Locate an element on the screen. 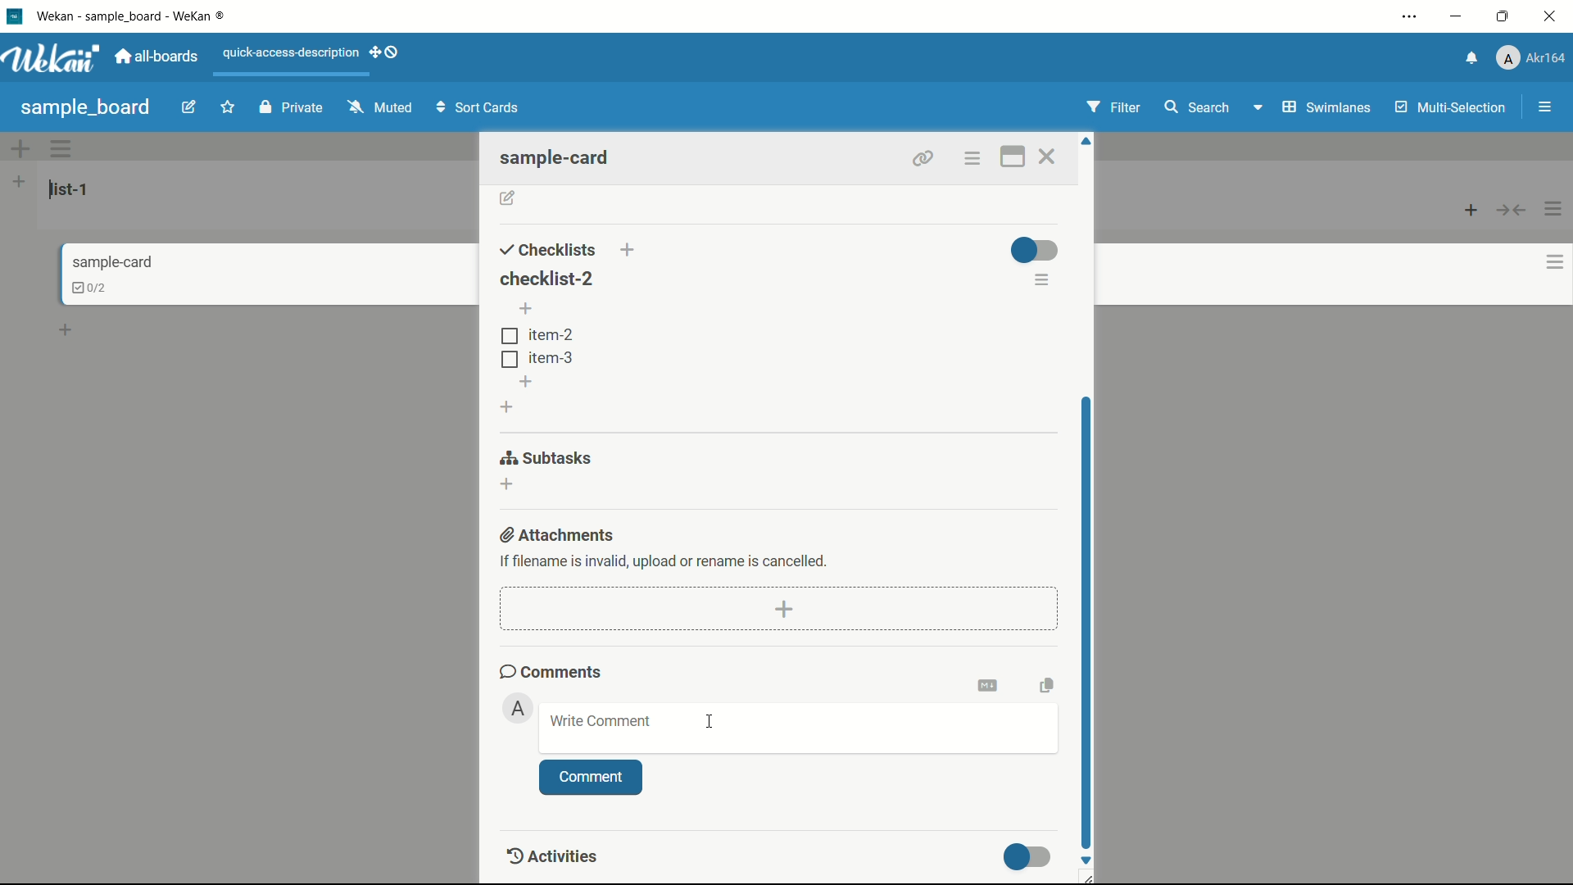  button is located at coordinates (1089, 630).